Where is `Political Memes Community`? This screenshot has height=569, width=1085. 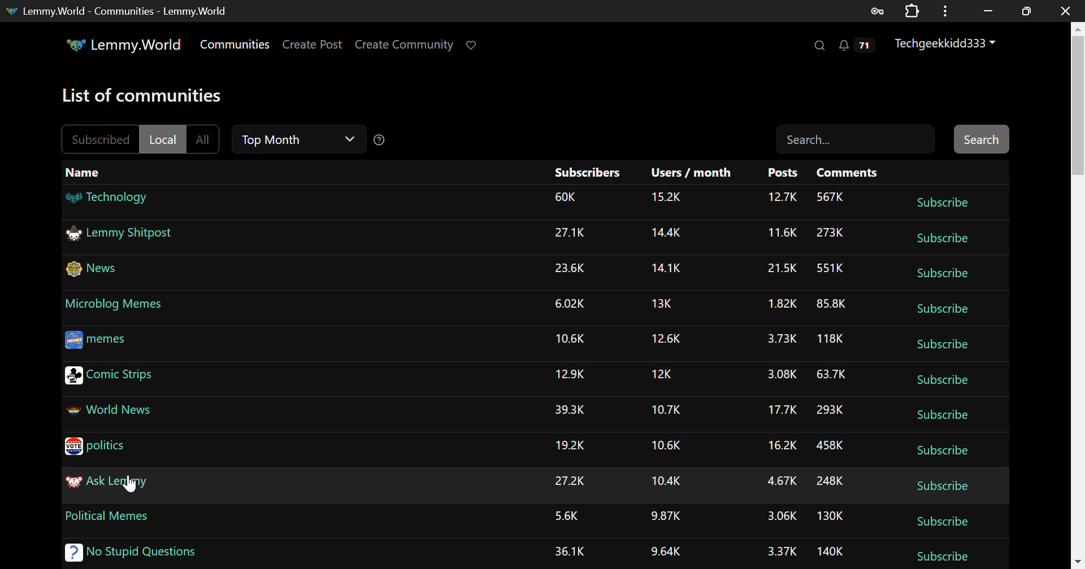 Political Memes Community is located at coordinates (108, 517).